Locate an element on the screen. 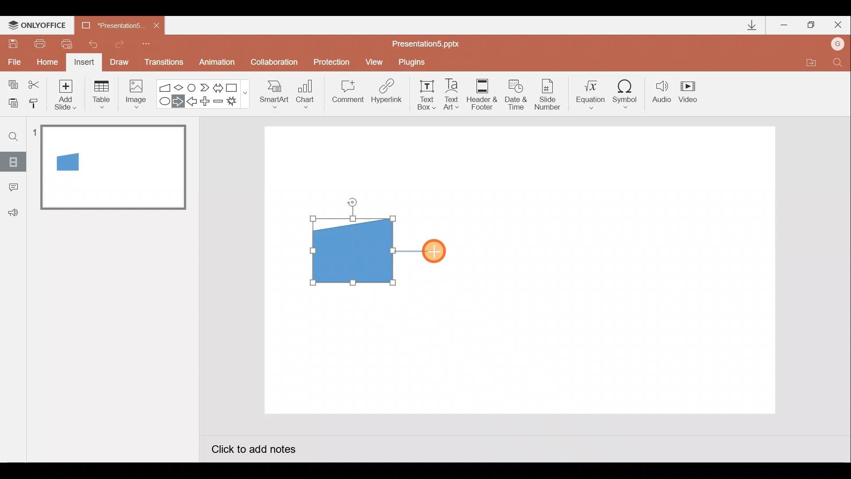 The height and width of the screenshot is (479, 851). Redo is located at coordinates (120, 43).